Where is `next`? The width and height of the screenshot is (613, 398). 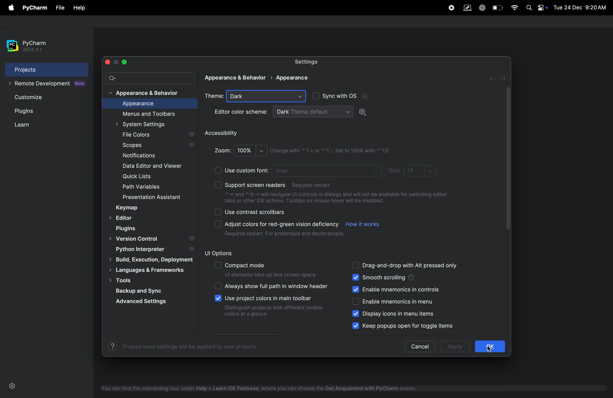
next is located at coordinates (504, 78).